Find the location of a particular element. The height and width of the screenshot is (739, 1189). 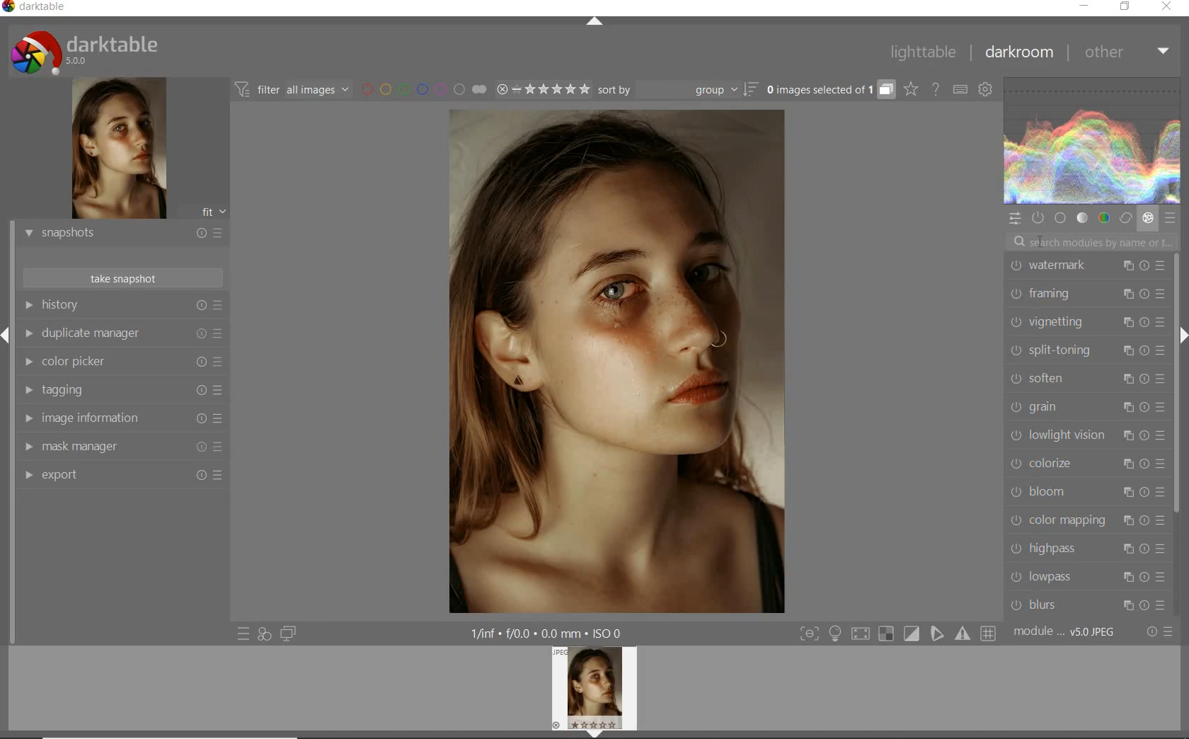

CURSOR is located at coordinates (1040, 243).